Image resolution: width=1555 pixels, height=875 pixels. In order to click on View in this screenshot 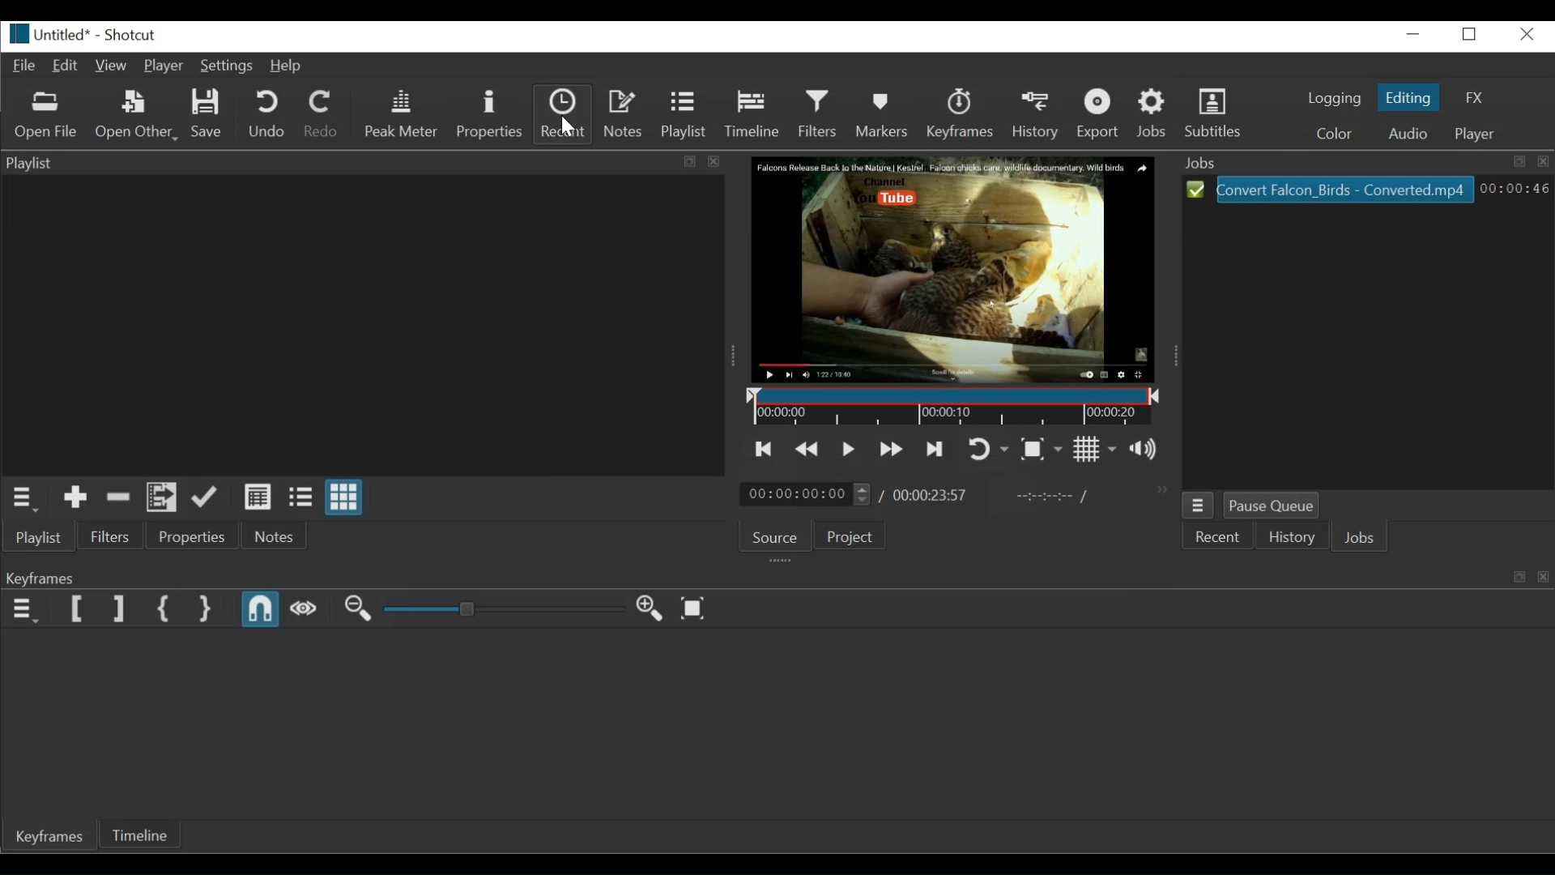, I will do `click(113, 66)`.